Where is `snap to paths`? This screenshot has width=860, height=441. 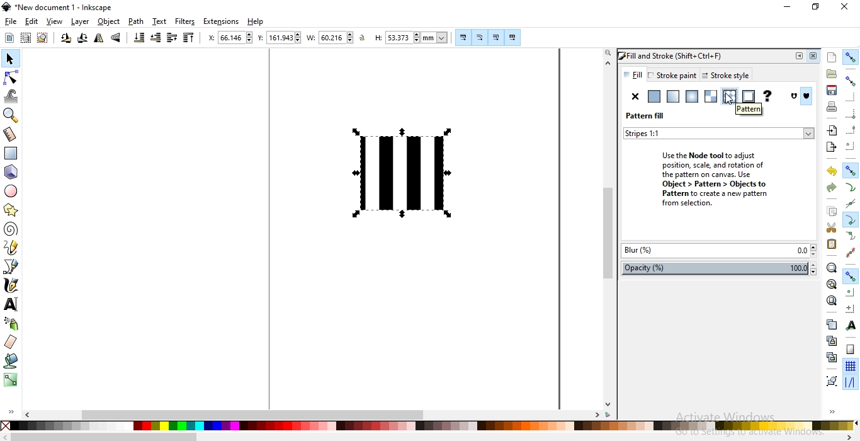 snap to paths is located at coordinates (851, 187).